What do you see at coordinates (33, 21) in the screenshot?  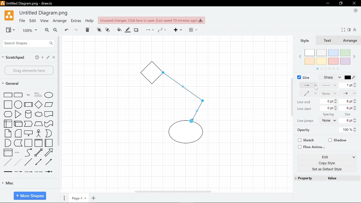 I see `Edit` at bounding box center [33, 21].